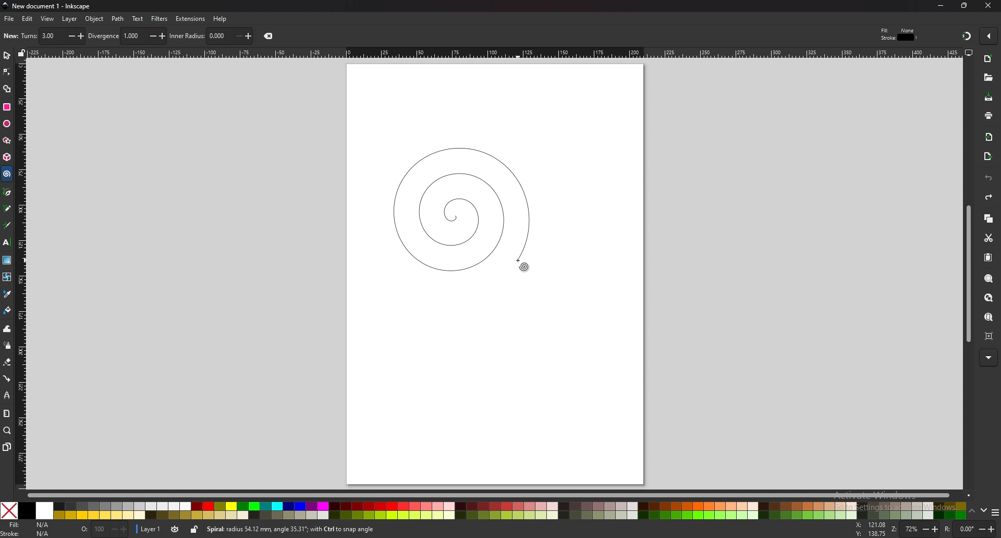  Describe the element at coordinates (460, 208) in the screenshot. I see `spiral` at that location.